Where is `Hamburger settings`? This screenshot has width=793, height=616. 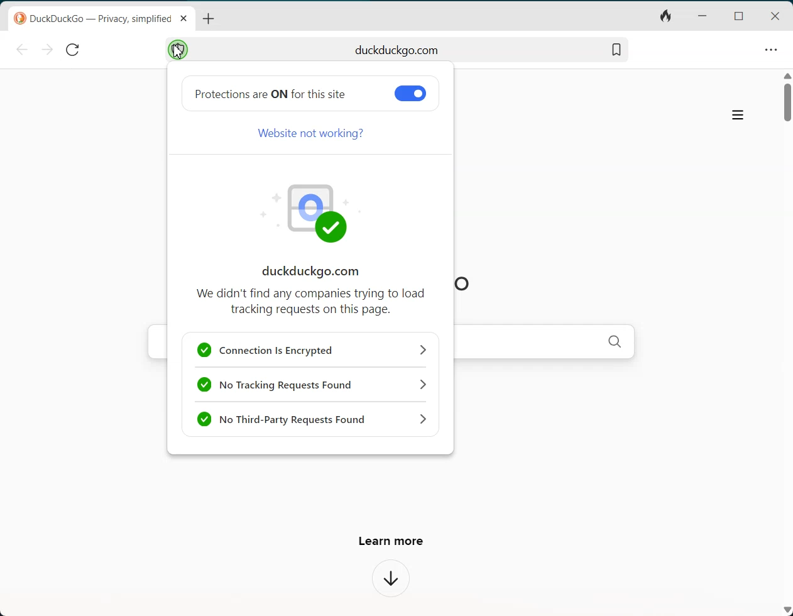
Hamburger settings is located at coordinates (738, 116).